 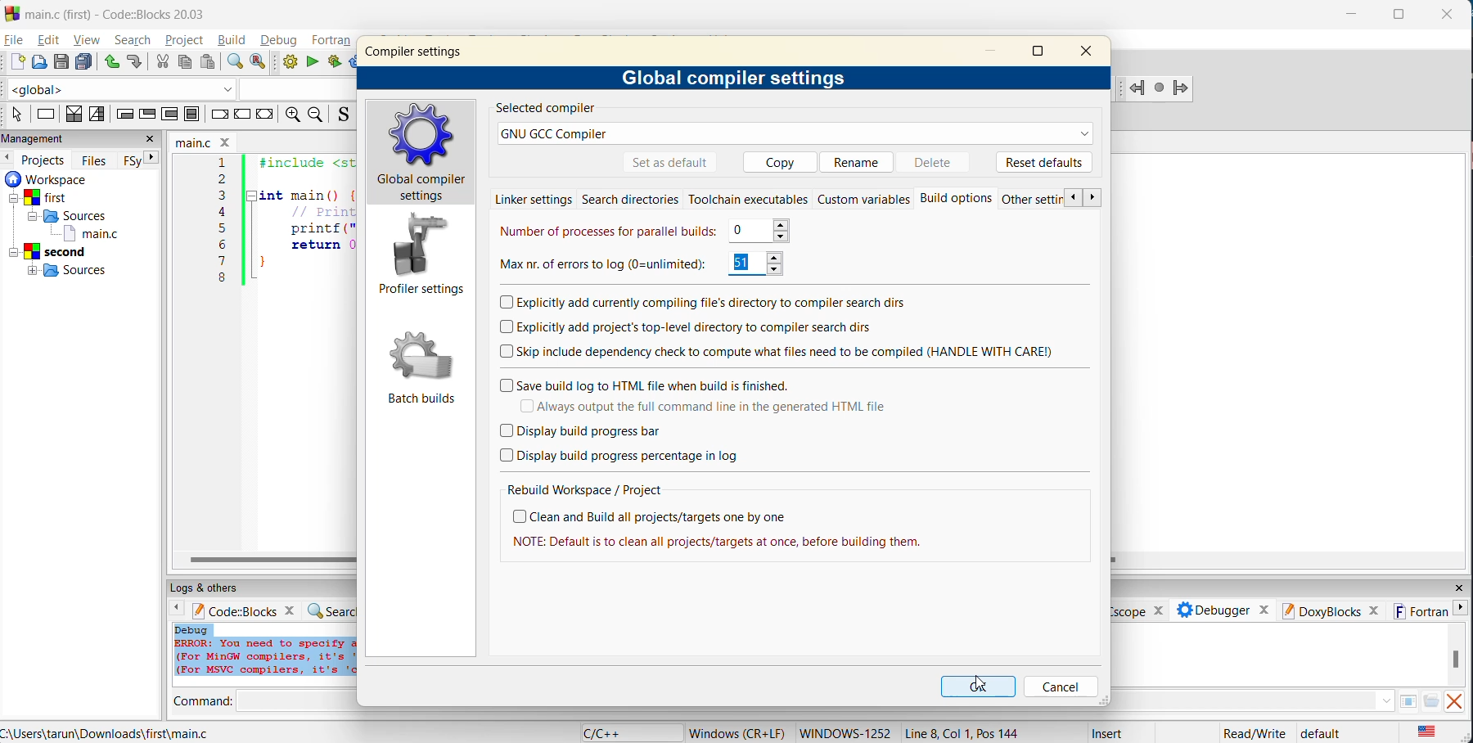 What do you see at coordinates (1091, 199) in the screenshot?
I see `next` at bounding box center [1091, 199].